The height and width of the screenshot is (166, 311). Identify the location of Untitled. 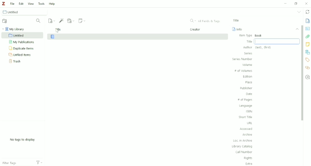
(25, 12).